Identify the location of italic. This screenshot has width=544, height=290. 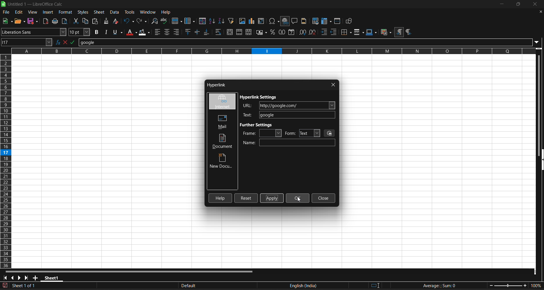
(106, 32).